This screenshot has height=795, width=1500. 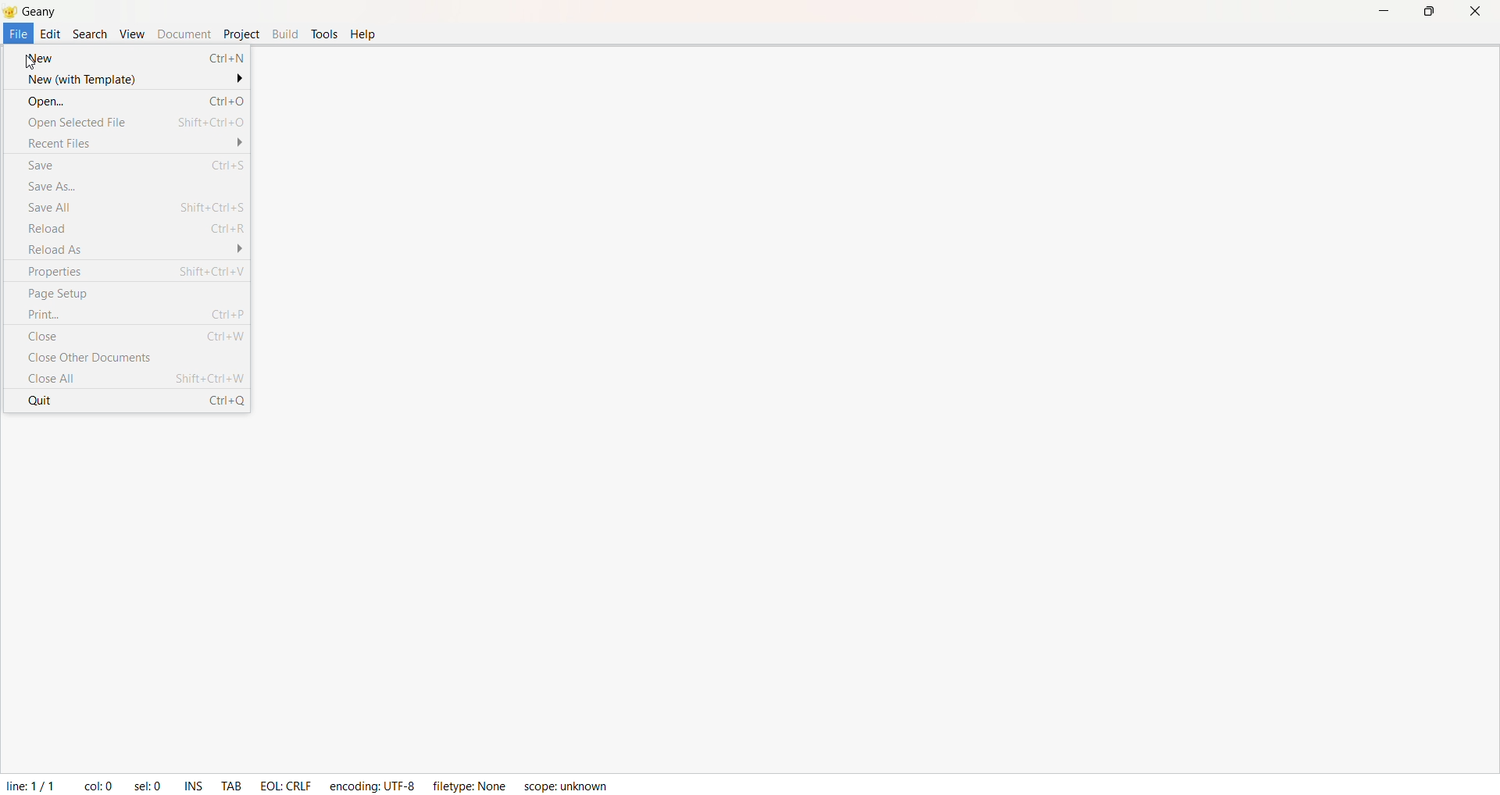 What do you see at coordinates (134, 208) in the screenshot?
I see `Save All` at bounding box center [134, 208].